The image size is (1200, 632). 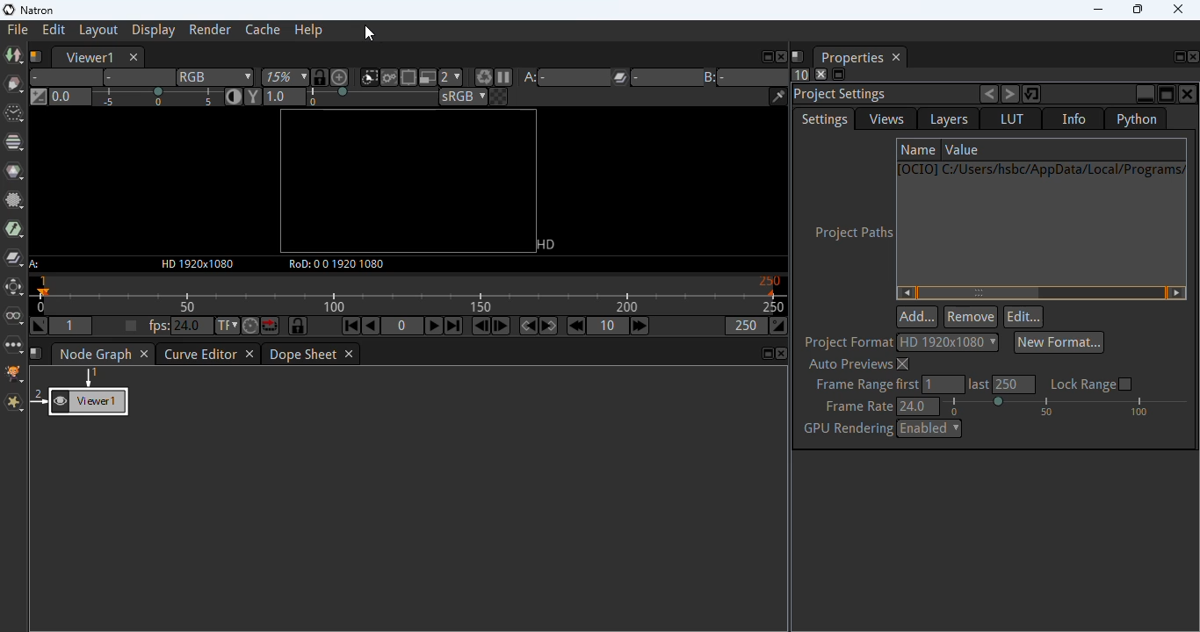 I want to click on switch between "neutral" 1.0 gain f-stop and the previous setting., so click(x=39, y=97).